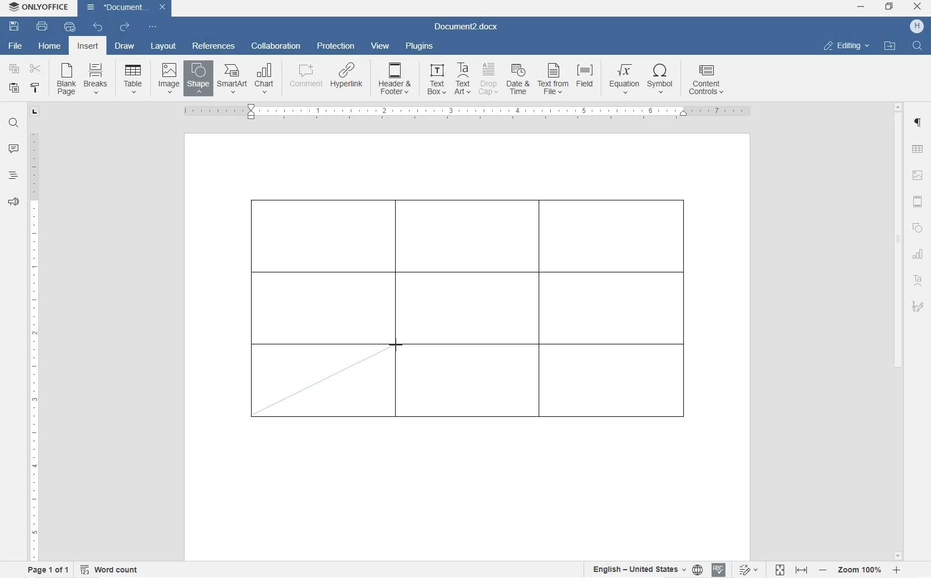  What do you see at coordinates (501, 111) in the screenshot?
I see `ruler` at bounding box center [501, 111].